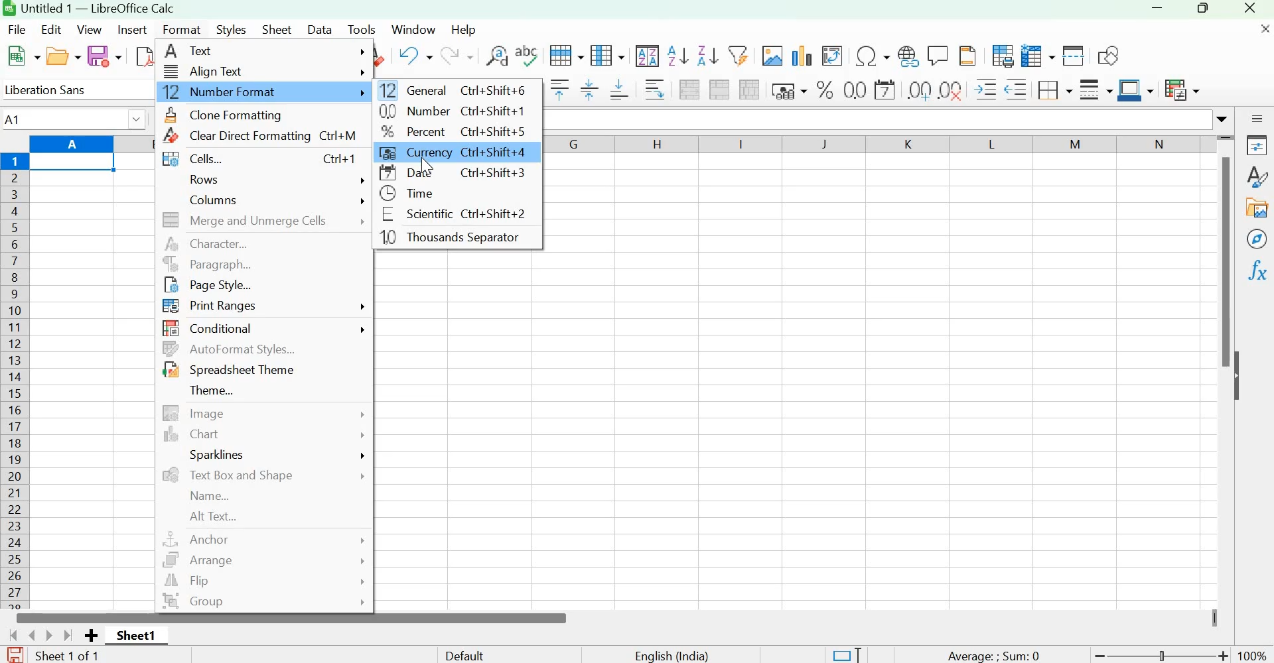 Image resolution: width=1274 pixels, height=663 pixels. Describe the element at coordinates (1016, 88) in the screenshot. I see `Decrease Indent` at that location.